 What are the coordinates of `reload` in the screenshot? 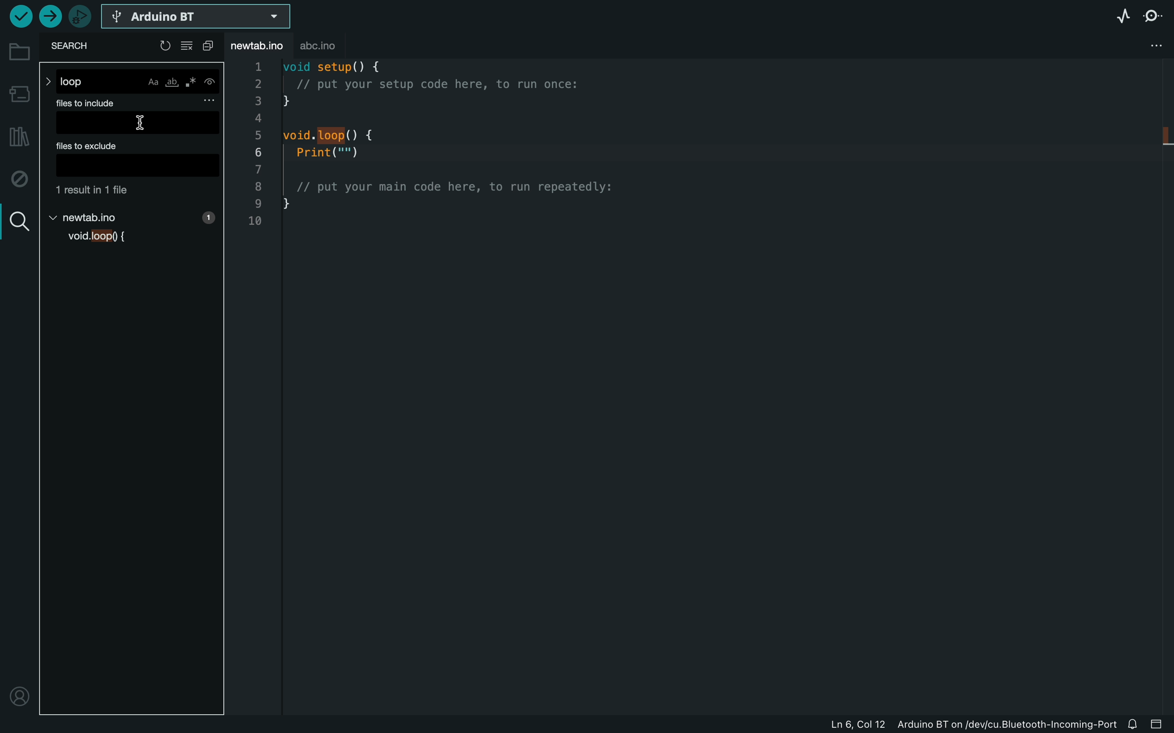 It's located at (165, 46).